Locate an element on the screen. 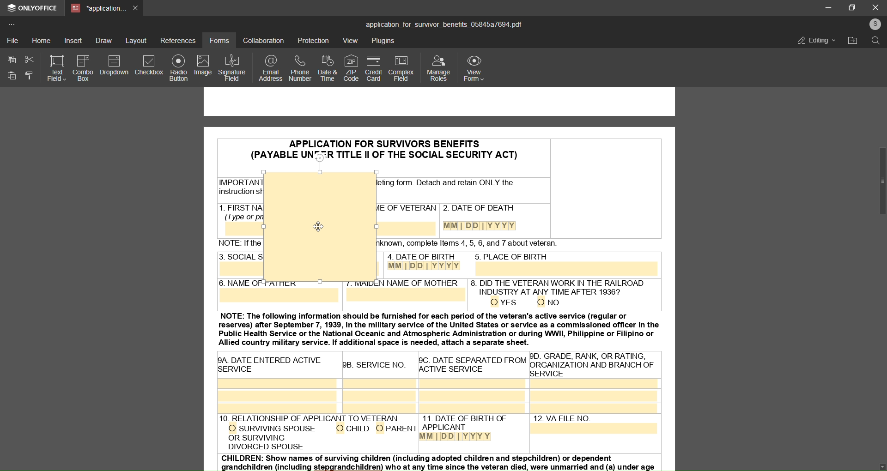 Image resolution: width=887 pixels, height=471 pixels. user is located at coordinates (874, 24).